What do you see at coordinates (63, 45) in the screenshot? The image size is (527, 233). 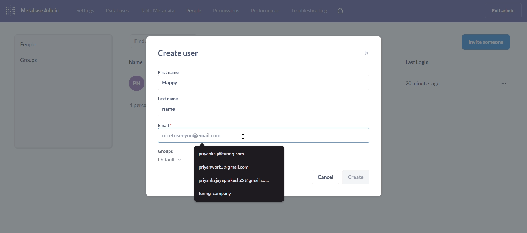 I see `people` at bounding box center [63, 45].